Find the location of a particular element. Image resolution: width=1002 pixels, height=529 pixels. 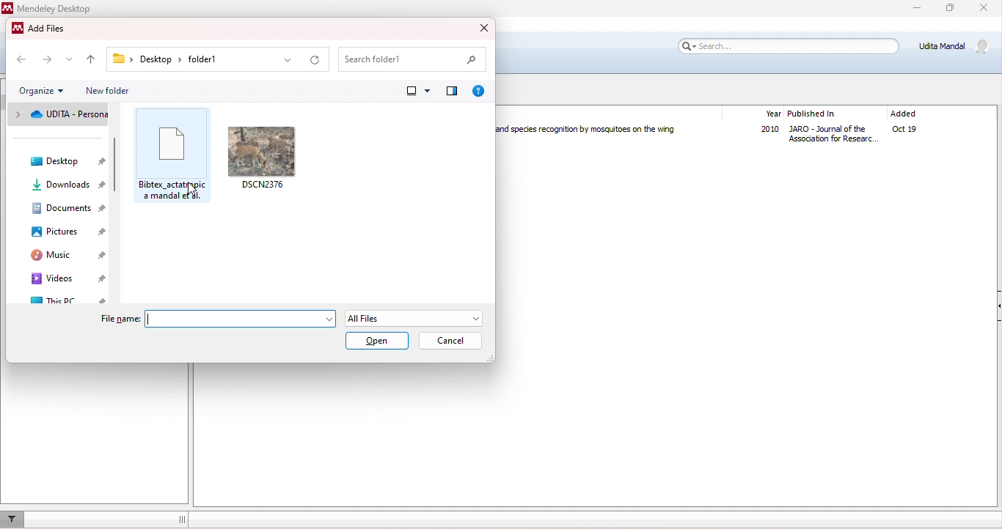

documents is located at coordinates (69, 210).